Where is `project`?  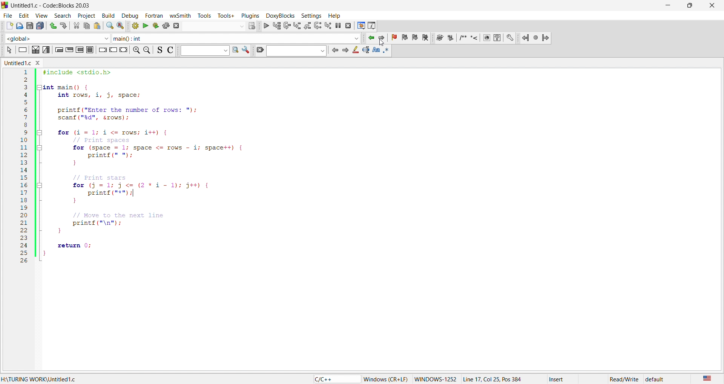 project is located at coordinates (84, 14).